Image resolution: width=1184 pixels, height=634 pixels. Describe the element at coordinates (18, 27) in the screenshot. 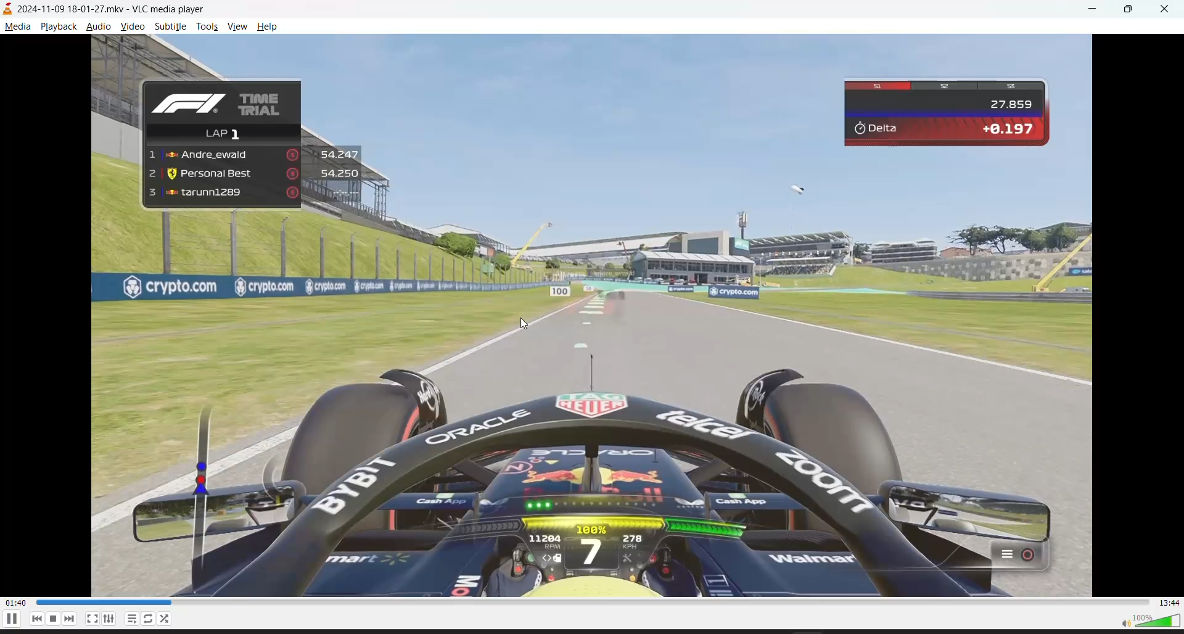

I see `media` at that location.